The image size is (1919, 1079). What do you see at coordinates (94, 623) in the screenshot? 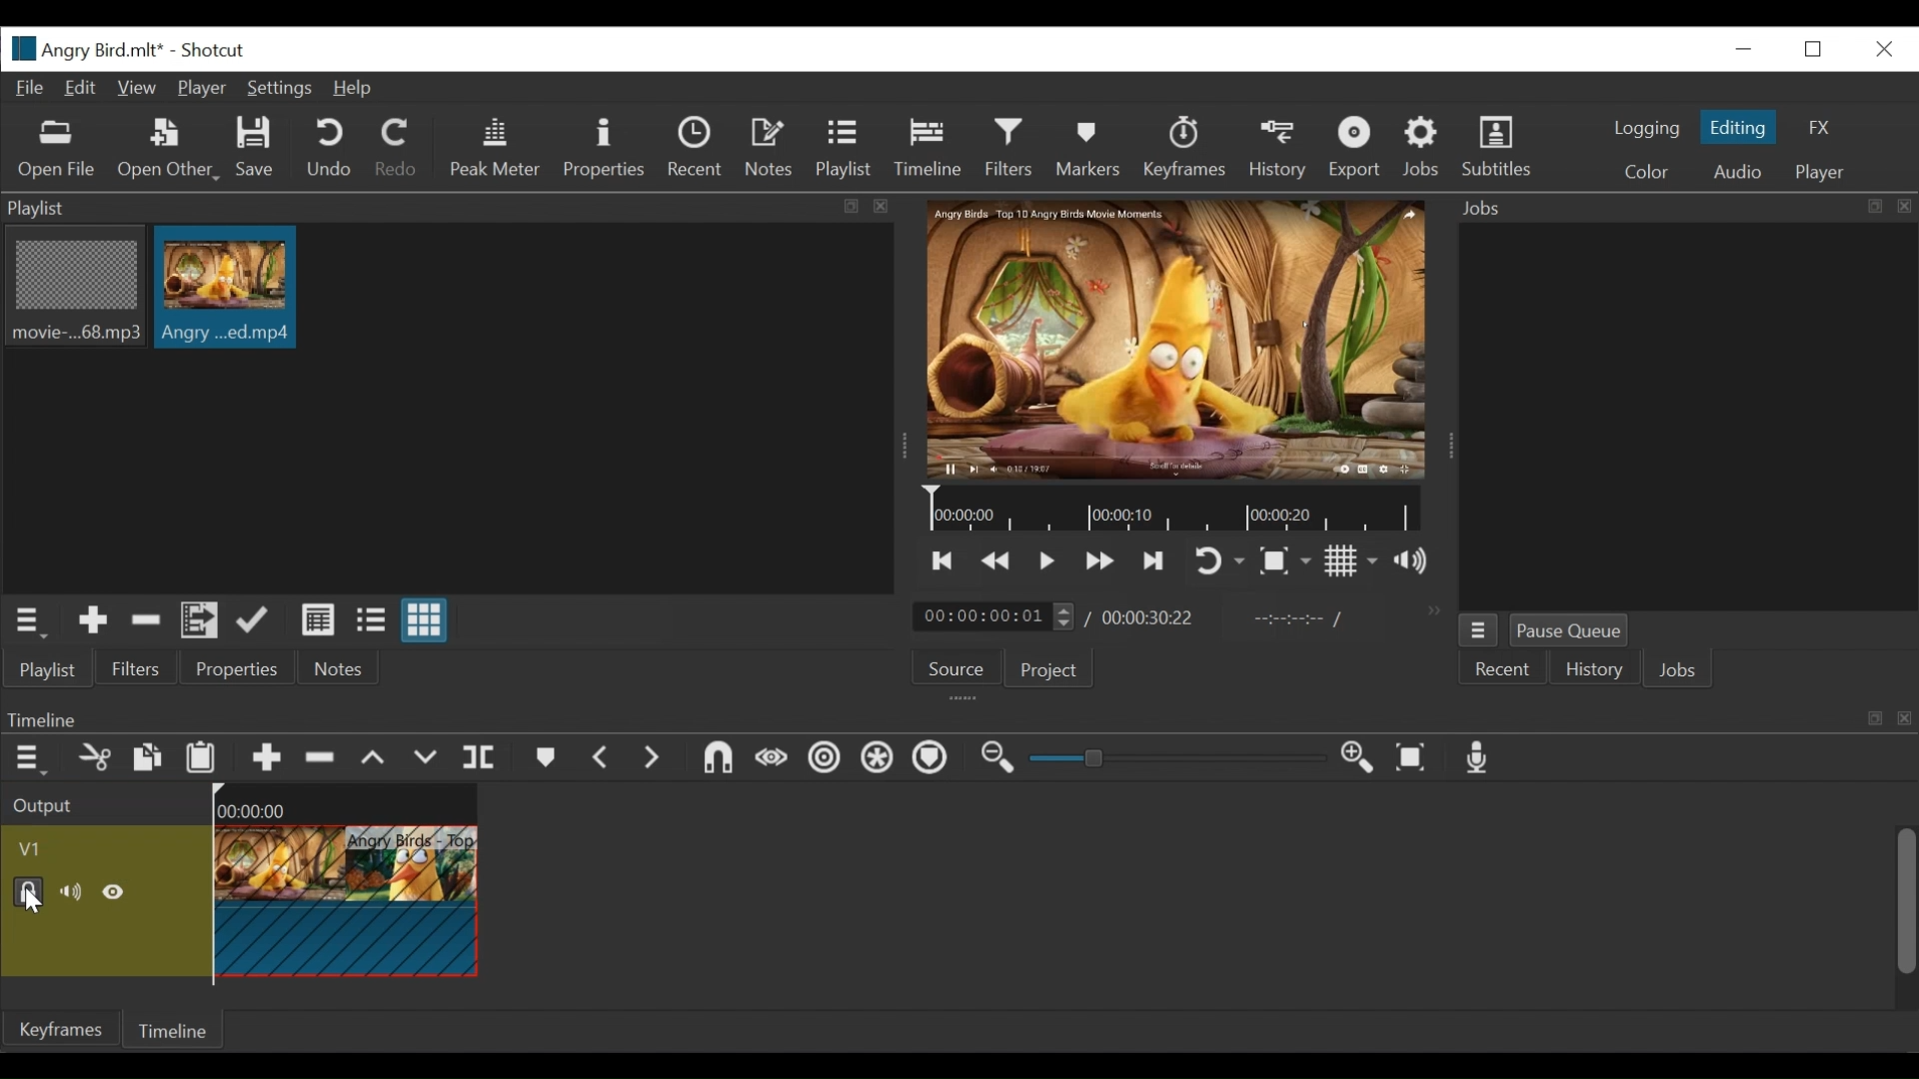
I see `Add the Source to the playlist` at bounding box center [94, 623].